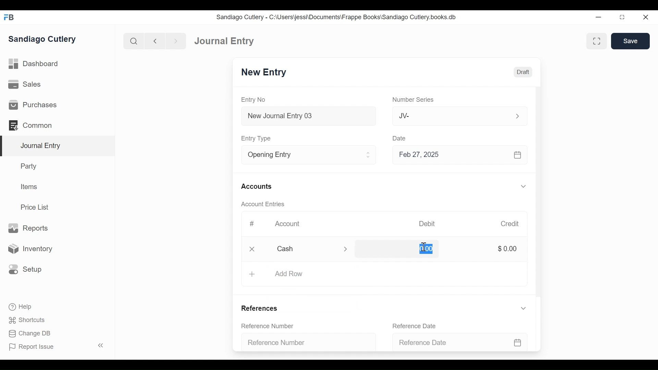 Image resolution: width=658 pixels, height=370 pixels. Describe the element at coordinates (253, 249) in the screenshot. I see `Close` at that location.